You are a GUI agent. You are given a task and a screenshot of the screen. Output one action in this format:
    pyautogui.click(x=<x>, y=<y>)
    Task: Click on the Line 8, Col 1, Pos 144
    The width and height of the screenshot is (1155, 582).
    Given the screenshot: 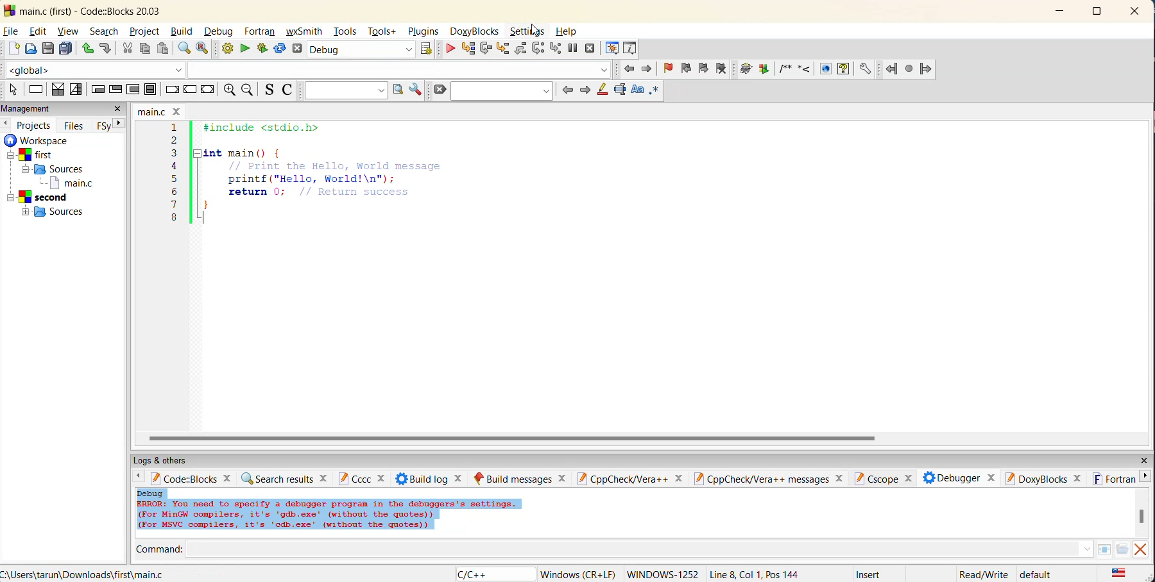 What is the action you would take?
    pyautogui.click(x=755, y=574)
    